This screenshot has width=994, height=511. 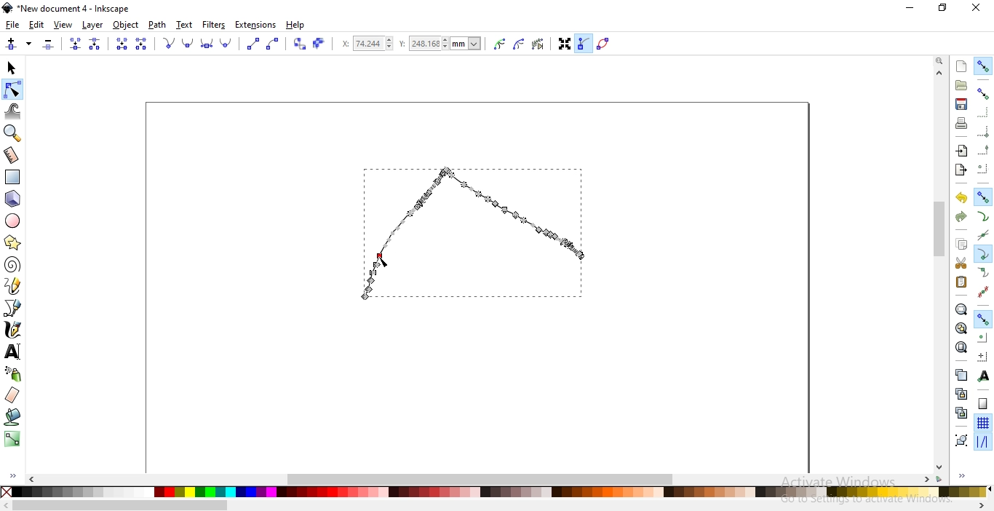 What do you see at coordinates (982, 216) in the screenshot?
I see `snap to paths` at bounding box center [982, 216].